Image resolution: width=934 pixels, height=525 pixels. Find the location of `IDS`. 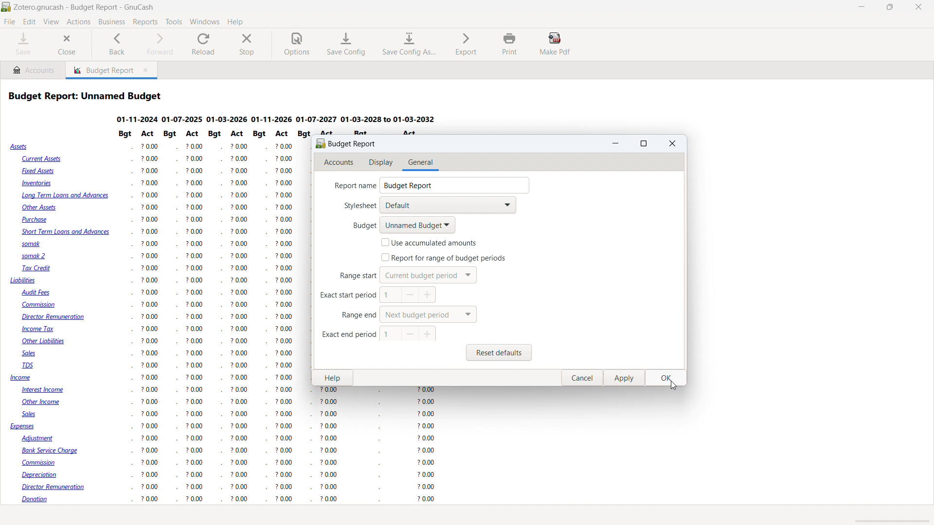

IDS is located at coordinates (30, 366).